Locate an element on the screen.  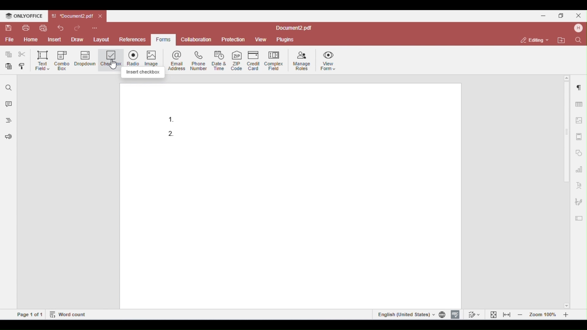
redo is located at coordinates (79, 28).